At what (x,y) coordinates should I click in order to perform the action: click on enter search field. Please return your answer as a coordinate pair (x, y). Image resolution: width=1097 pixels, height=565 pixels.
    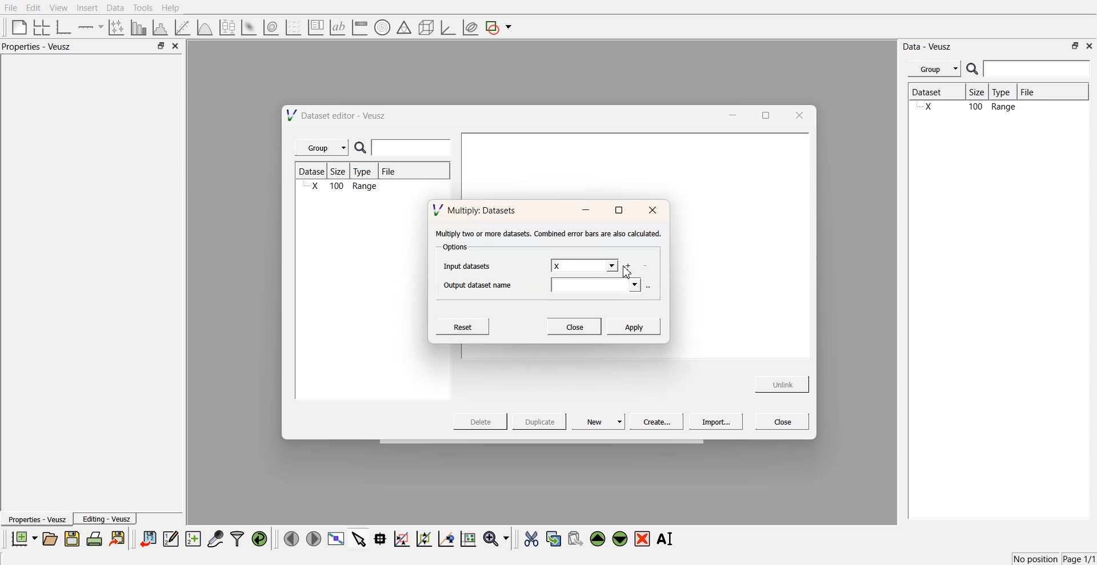
    Looking at the image, I should click on (413, 148).